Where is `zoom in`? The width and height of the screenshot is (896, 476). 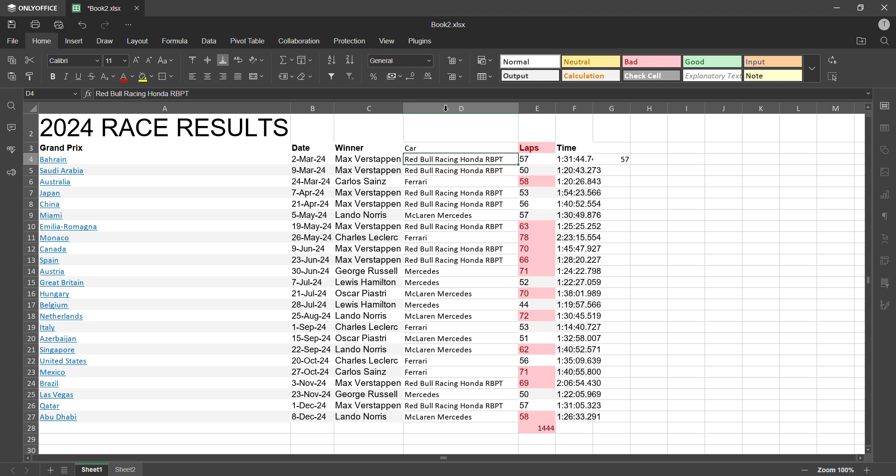 zoom in is located at coordinates (867, 470).